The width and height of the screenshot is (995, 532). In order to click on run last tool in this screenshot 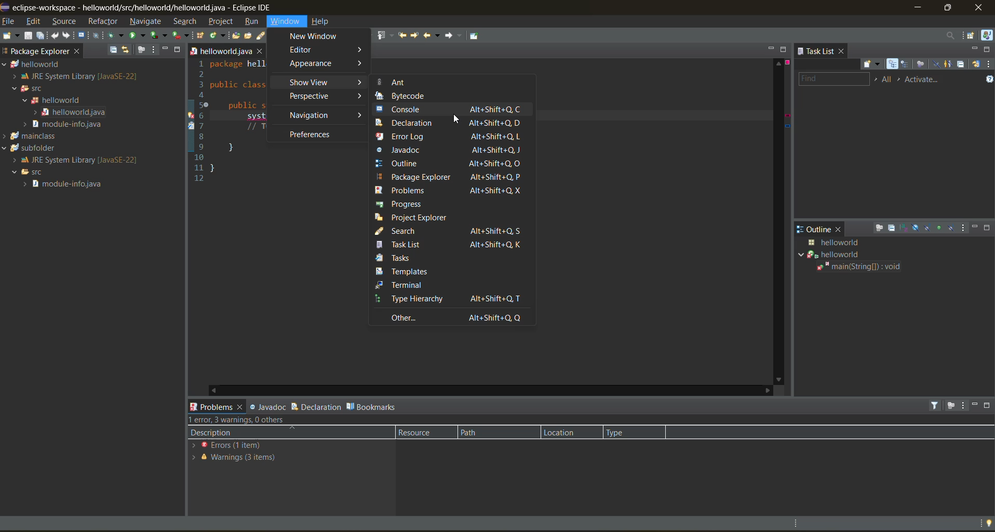, I will do `click(182, 36)`.